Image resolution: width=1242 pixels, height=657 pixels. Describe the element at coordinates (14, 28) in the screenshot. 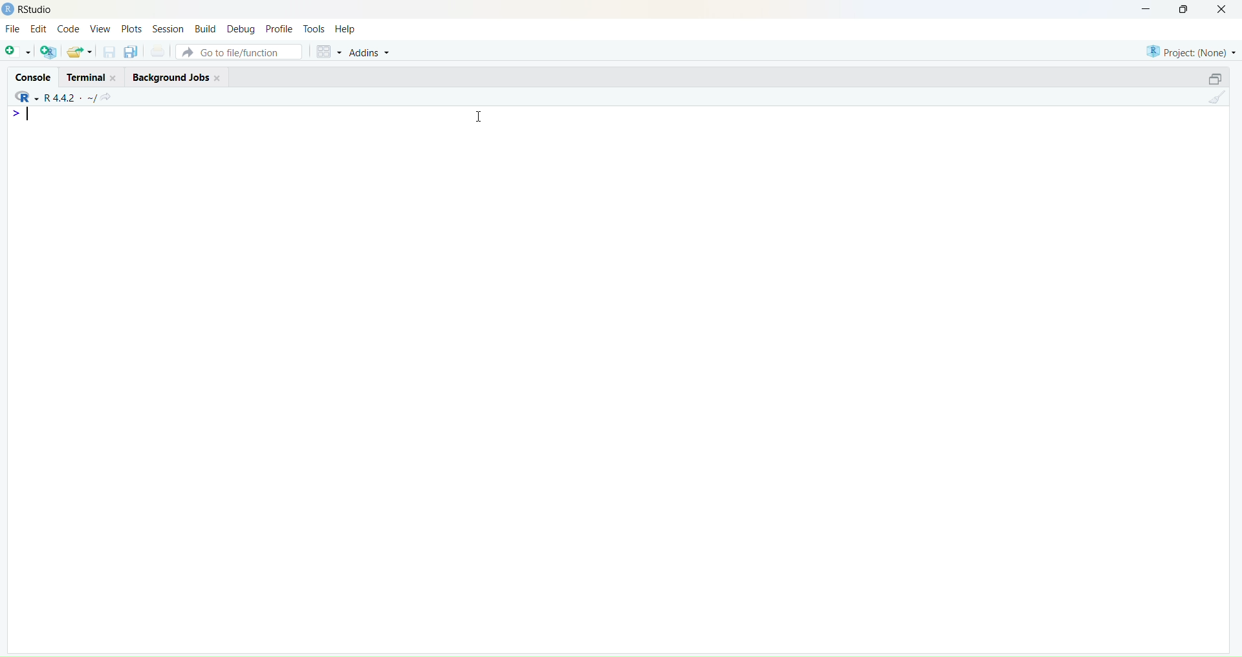

I see `File` at that location.